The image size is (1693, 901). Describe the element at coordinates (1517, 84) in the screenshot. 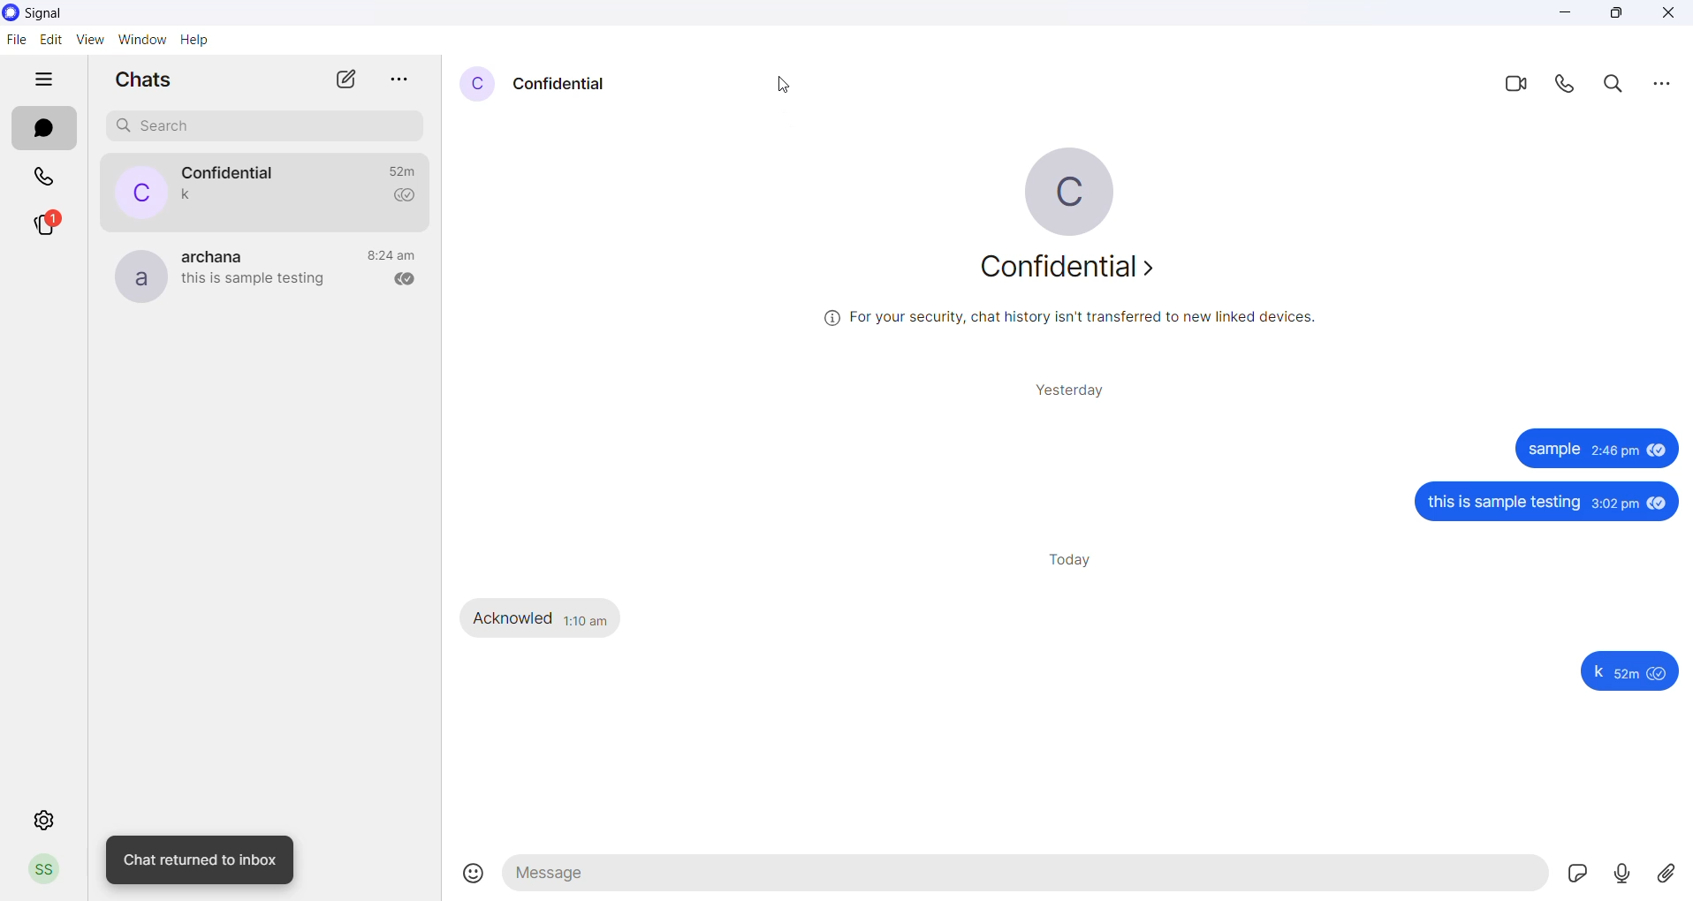

I see `video call` at that location.